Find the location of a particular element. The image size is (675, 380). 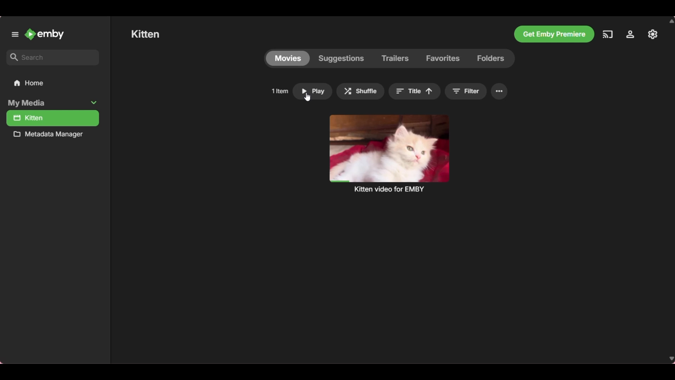

Title is located at coordinates (414, 91).